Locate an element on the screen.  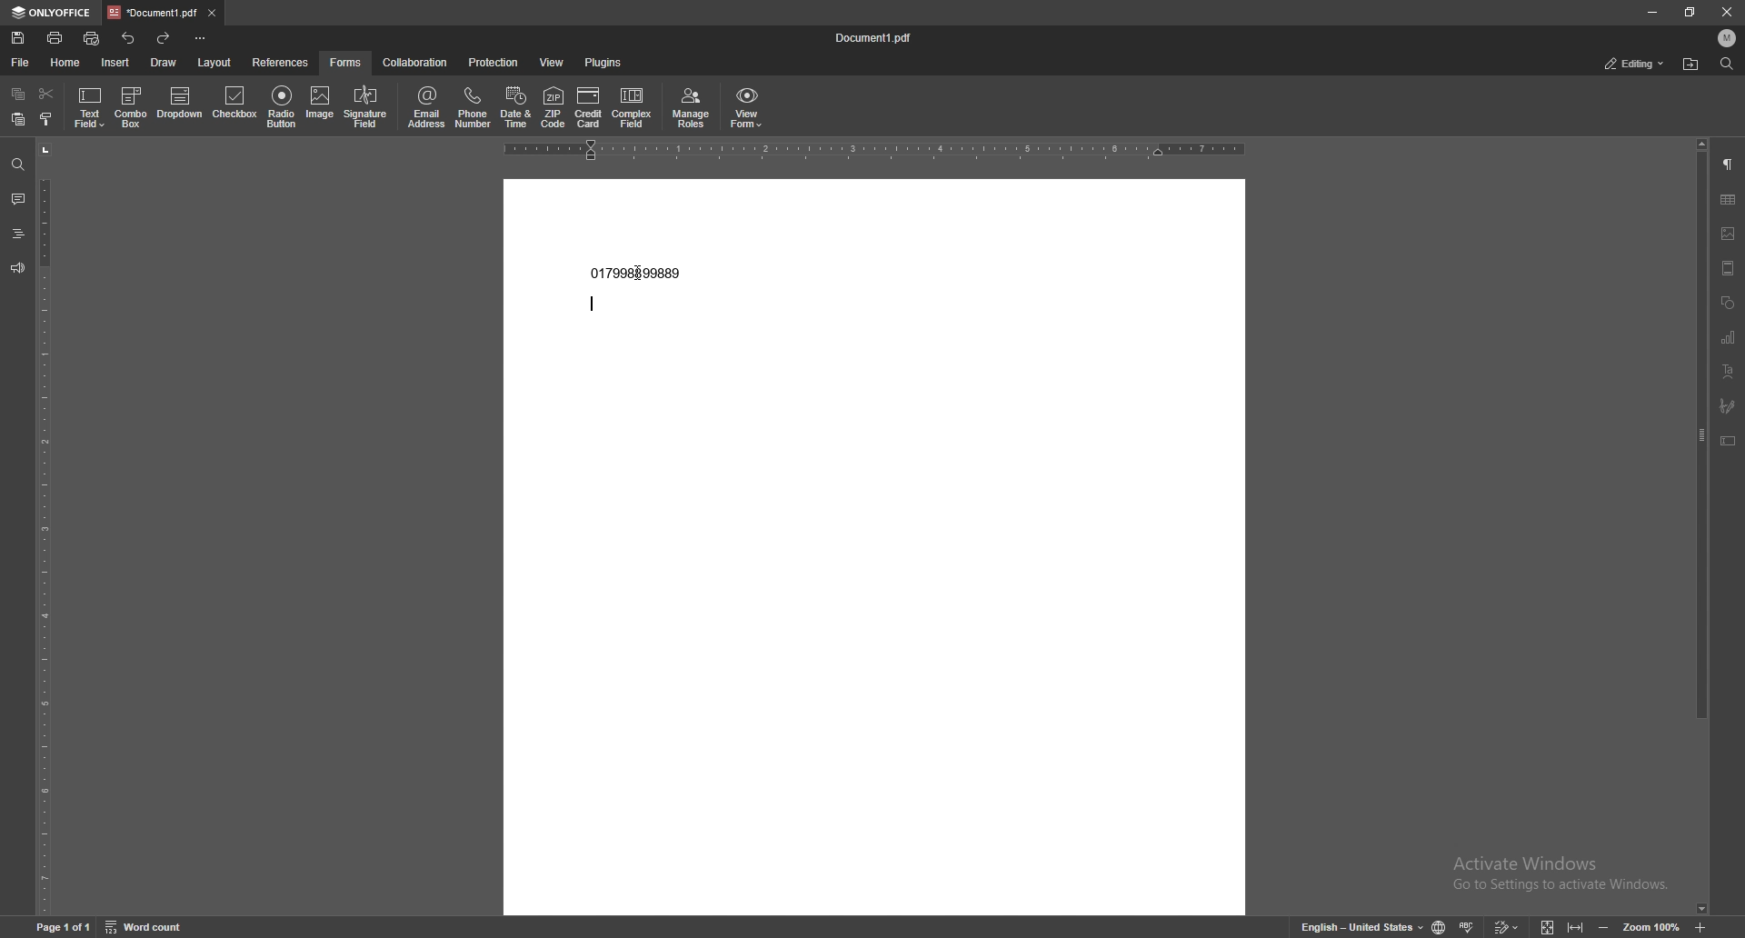
home is located at coordinates (67, 63).